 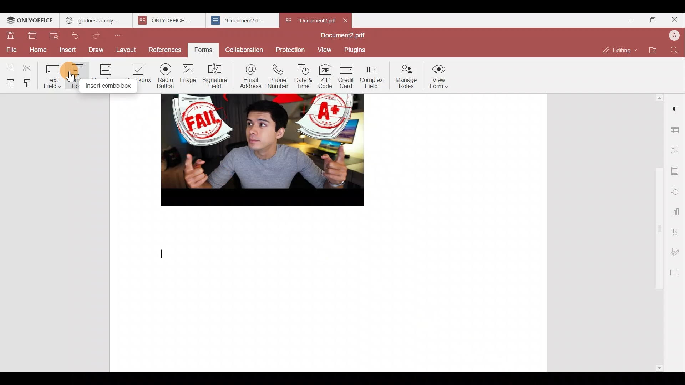 I want to click on Draw, so click(x=97, y=50).